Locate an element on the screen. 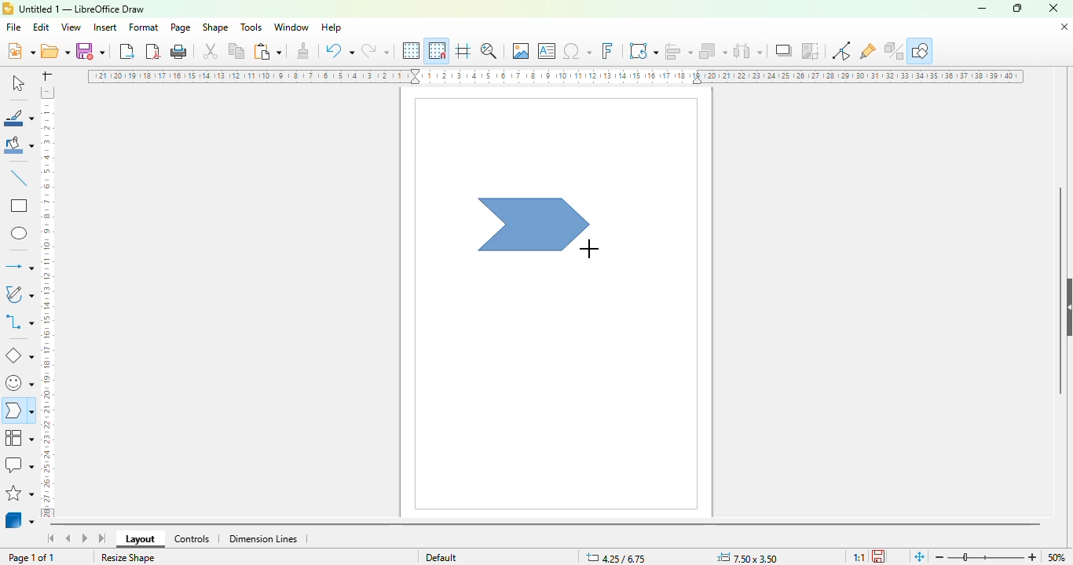 Image resolution: width=1073 pixels, height=565 pixels. align objects is located at coordinates (679, 51).